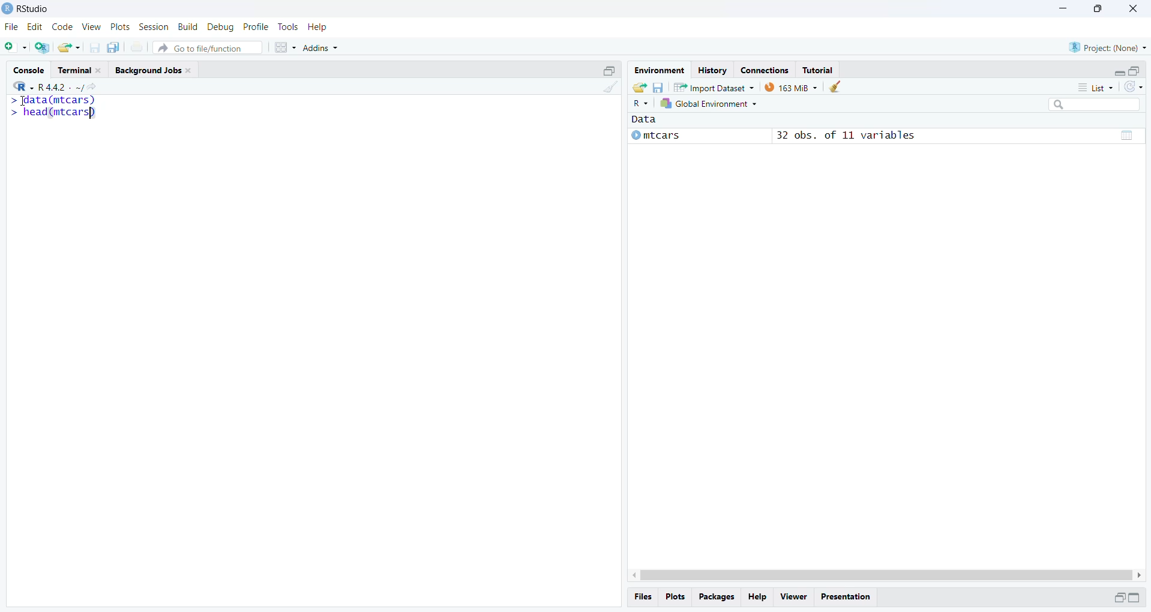 The width and height of the screenshot is (1151, 612). What do you see at coordinates (53, 113) in the screenshot?
I see `> head(mtcars)` at bounding box center [53, 113].